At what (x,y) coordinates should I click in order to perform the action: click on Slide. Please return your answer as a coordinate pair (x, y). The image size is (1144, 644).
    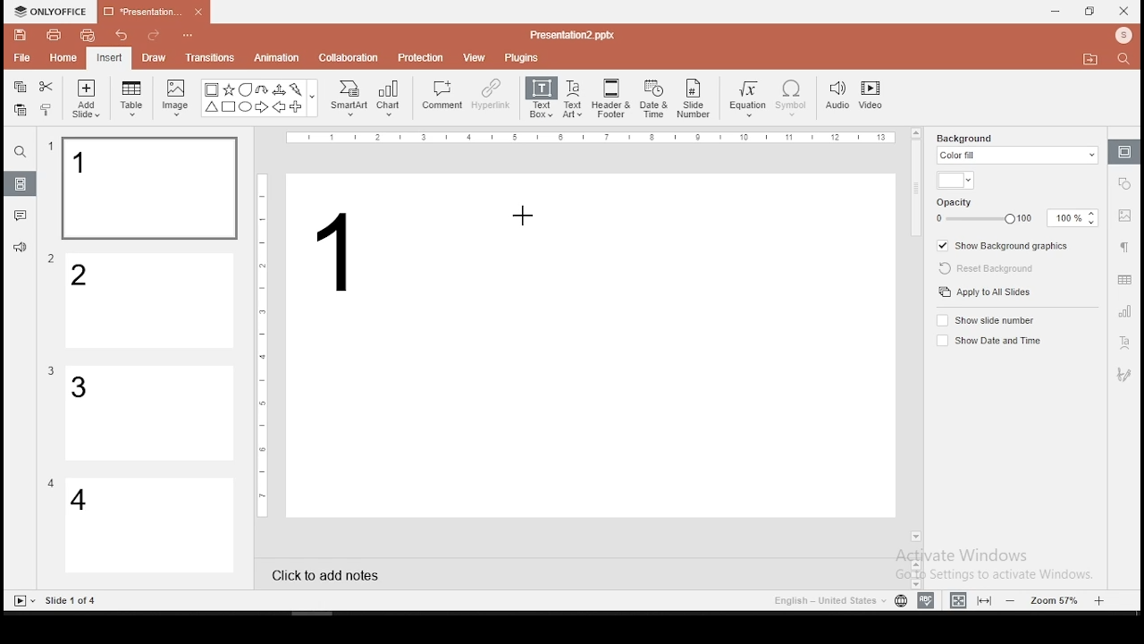
    Looking at the image, I should click on (21, 601).